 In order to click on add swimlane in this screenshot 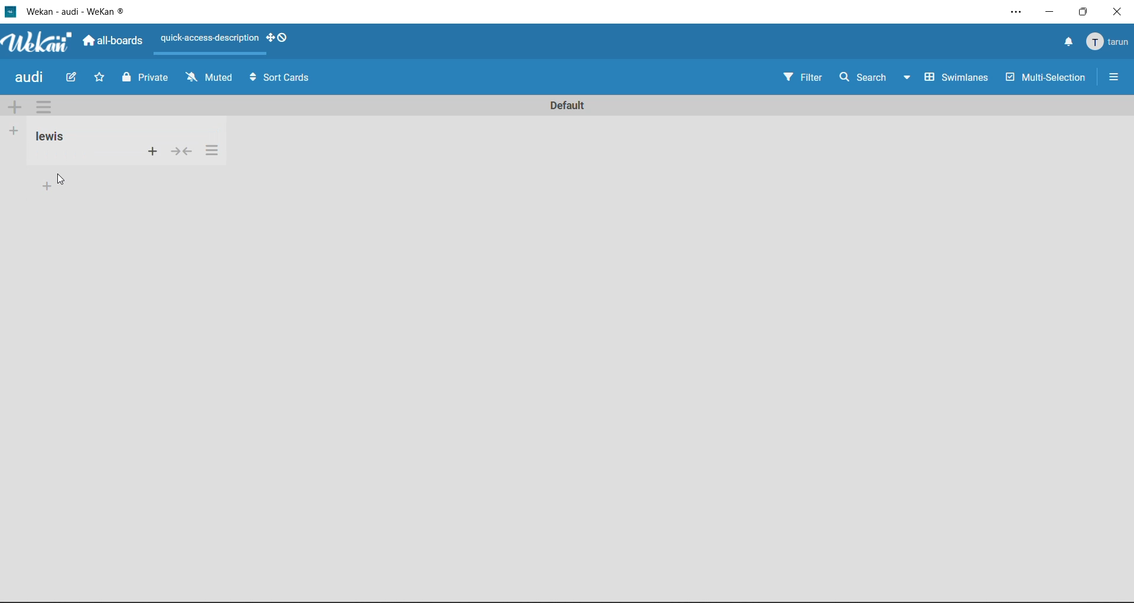, I will do `click(15, 109)`.